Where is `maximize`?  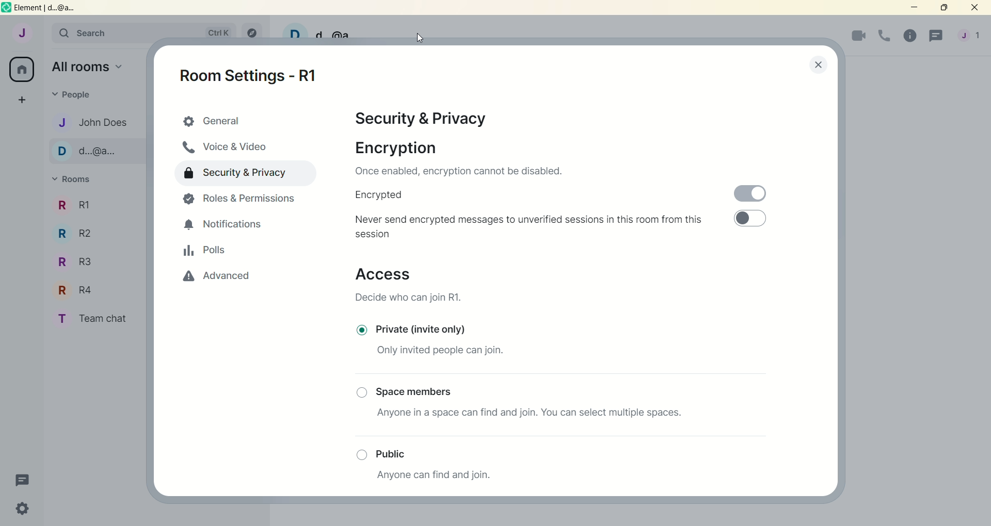 maximize is located at coordinates (943, 8).